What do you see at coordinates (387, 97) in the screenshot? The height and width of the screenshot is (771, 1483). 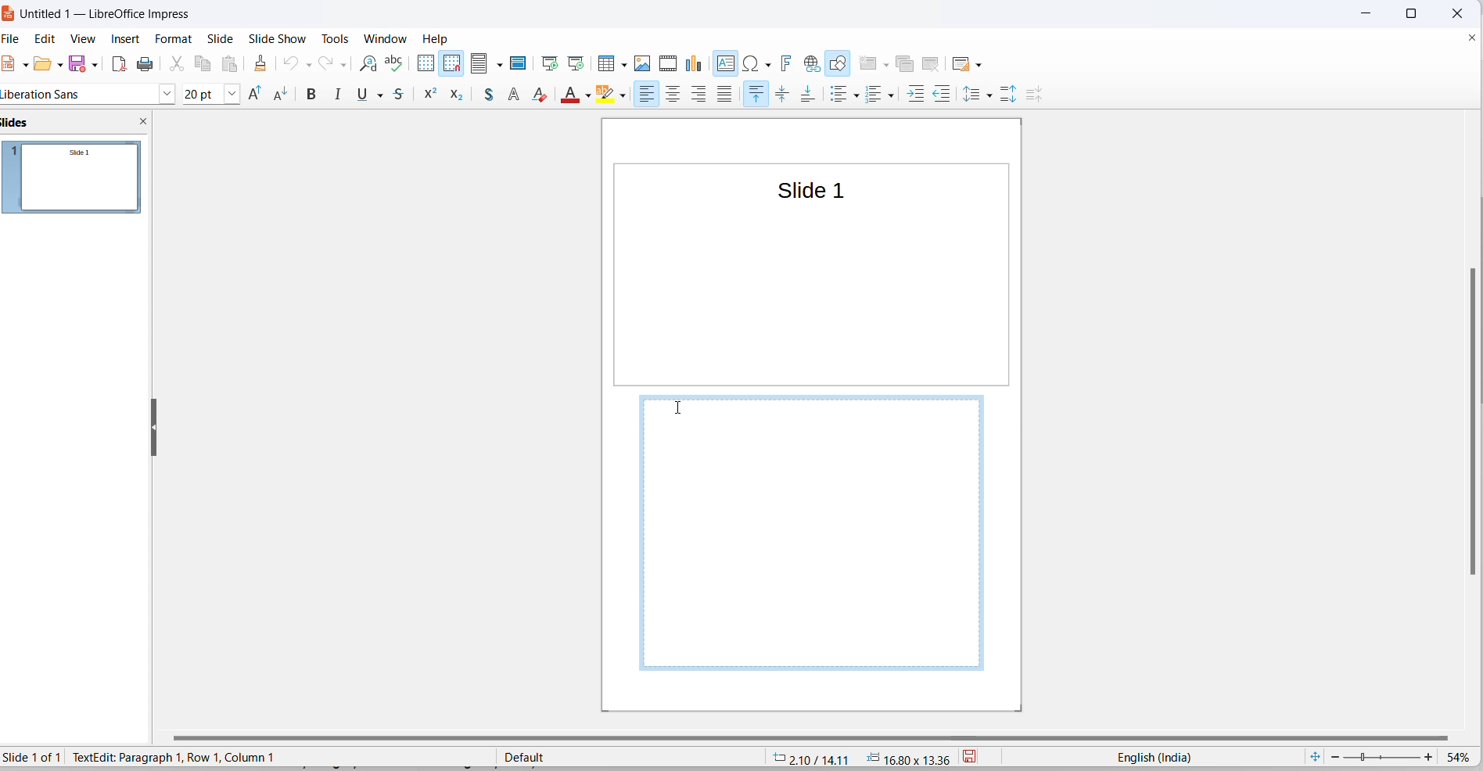 I see `symbol shapes options` at bounding box center [387, 97].